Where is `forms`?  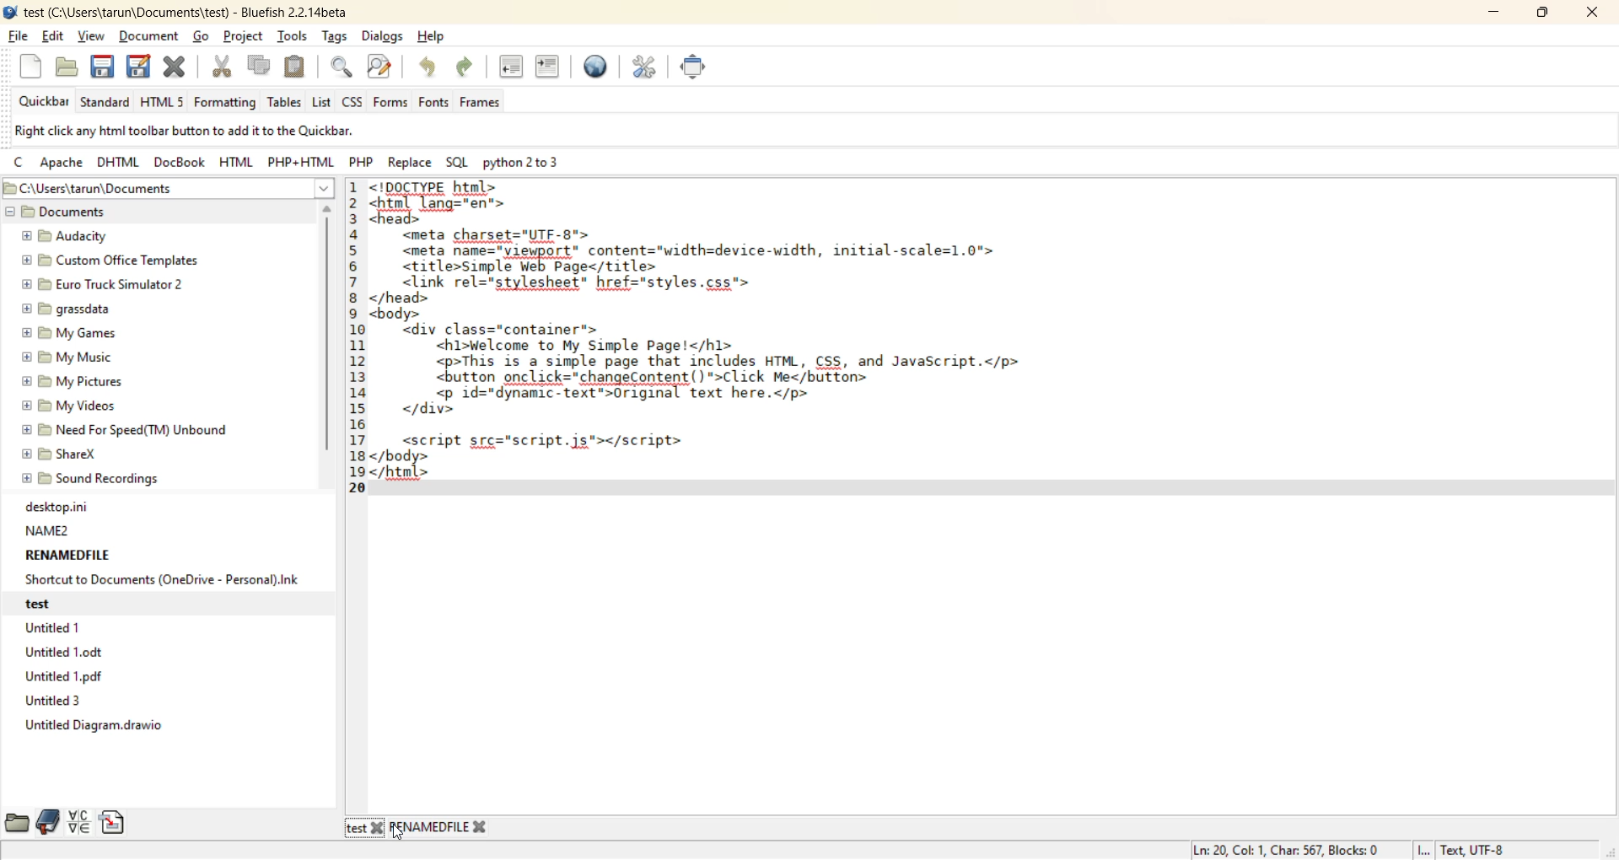
forms is located at coordinates (392, 103).